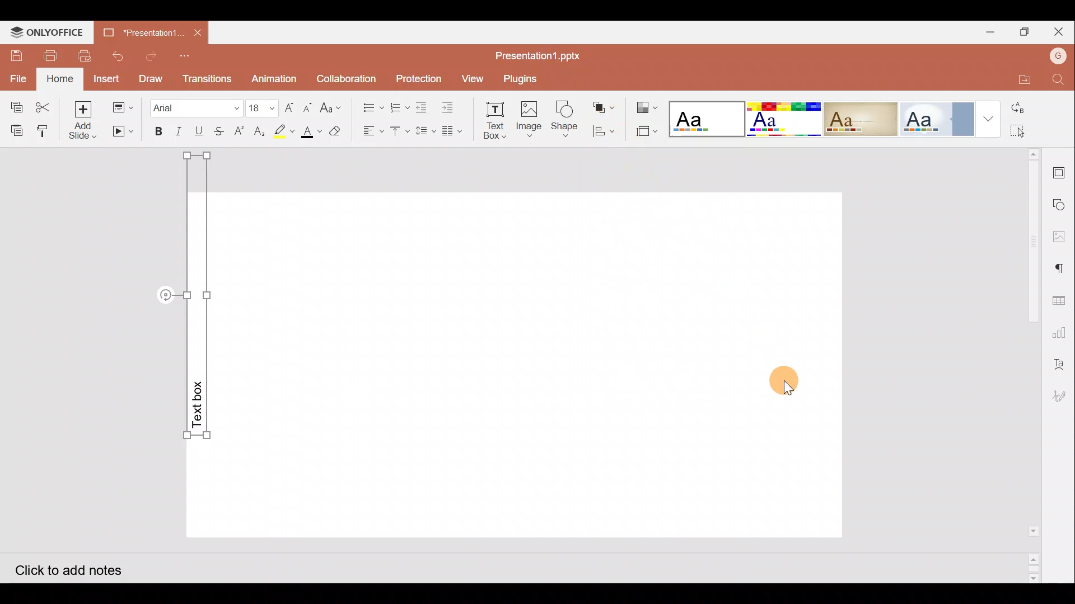 The width and height of the screenshot is (1075, 604). Describe the element at coordinates (418, 79) in the screenshot. I see `Protection` at that location.